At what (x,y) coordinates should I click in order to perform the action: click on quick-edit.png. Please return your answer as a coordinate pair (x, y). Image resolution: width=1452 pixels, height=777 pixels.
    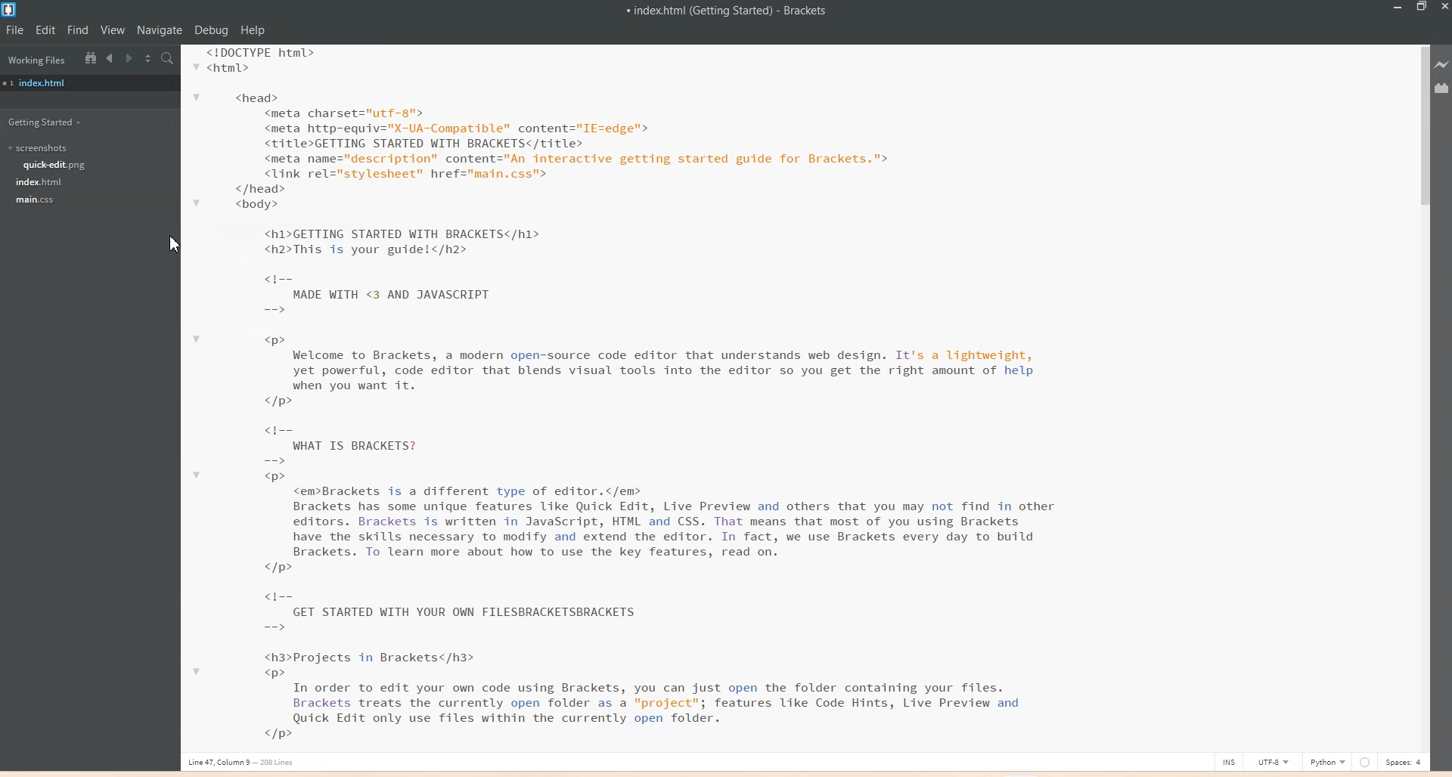
    Looking at the image, I should click on (57, 166).